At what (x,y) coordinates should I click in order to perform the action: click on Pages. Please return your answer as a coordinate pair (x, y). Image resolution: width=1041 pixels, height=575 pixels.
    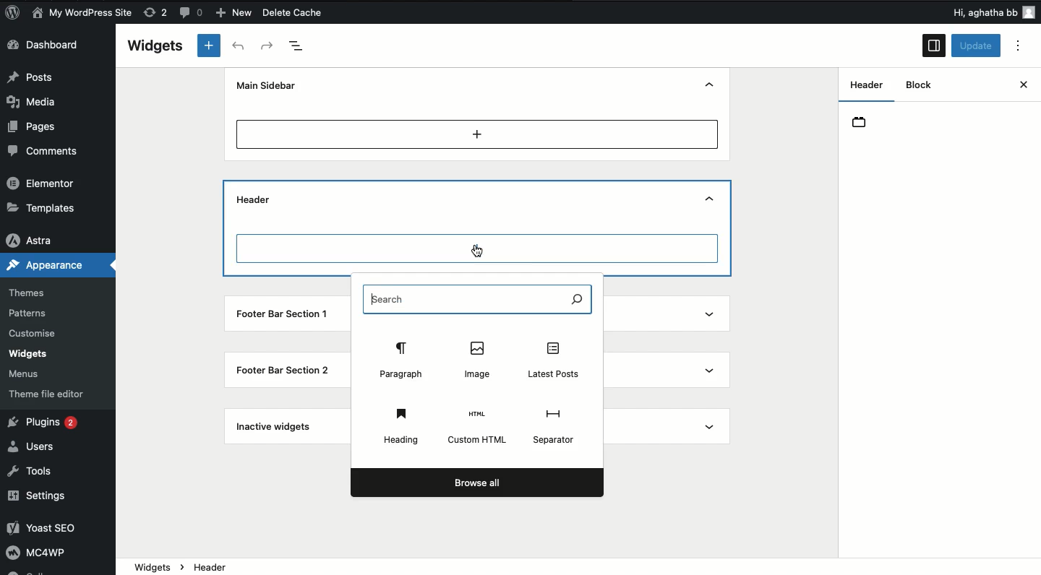
    Looking at the image, I should click on (35, 126).